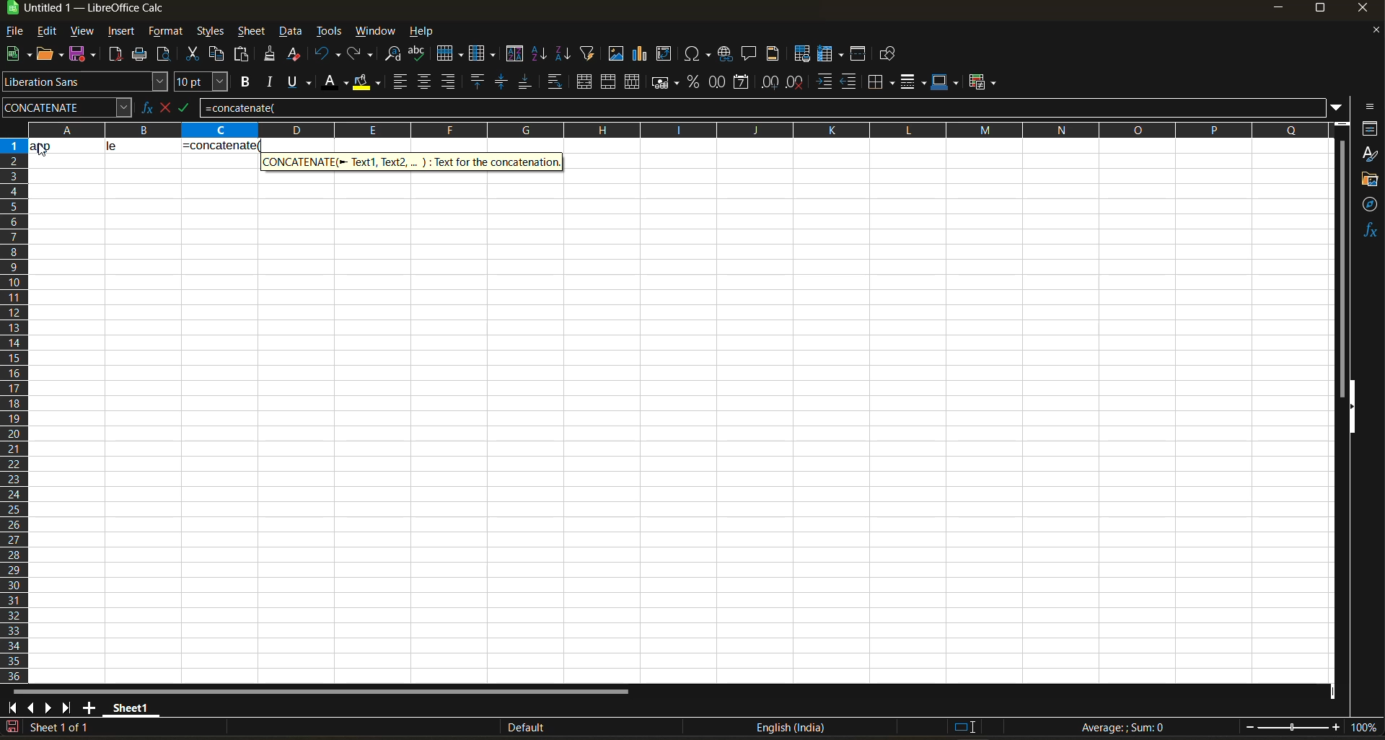  Describe the element at coordinates (1371, 34) in the screenshot. I see `close document` at that location.